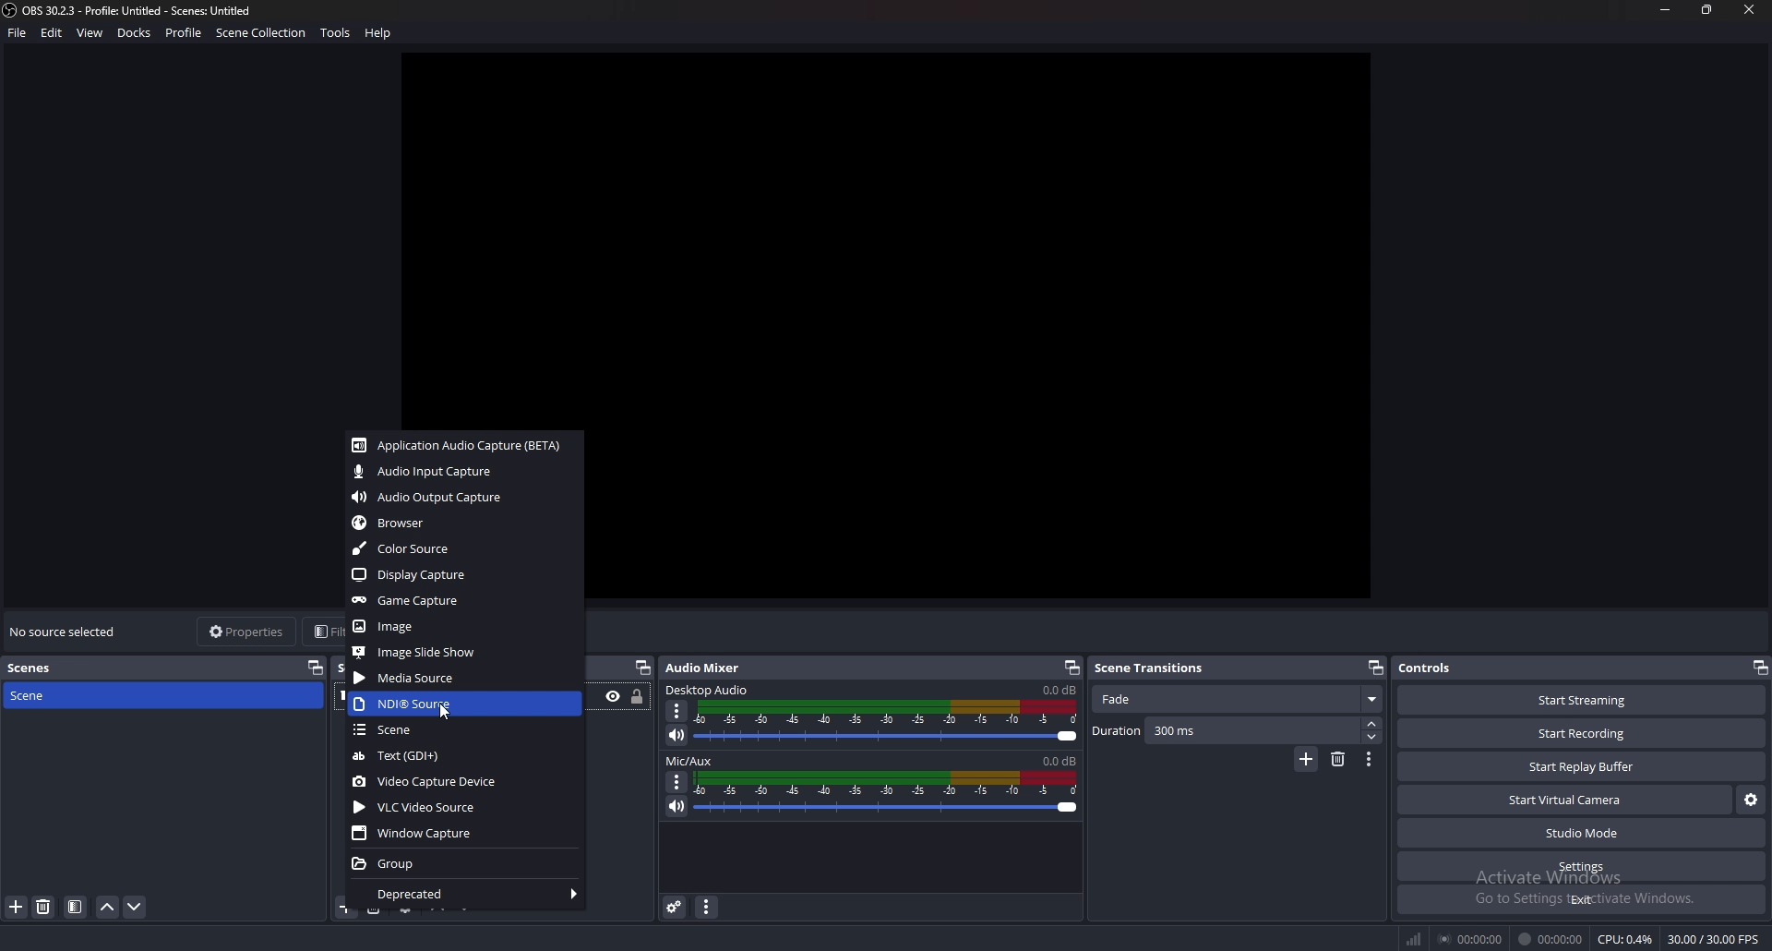 Image resolution: width=1772 pixels, height=951 pixels. What do you see at coordinates (461, 472) in the screenshot?
I see `audio input capture` at bounding box center [461, 472].